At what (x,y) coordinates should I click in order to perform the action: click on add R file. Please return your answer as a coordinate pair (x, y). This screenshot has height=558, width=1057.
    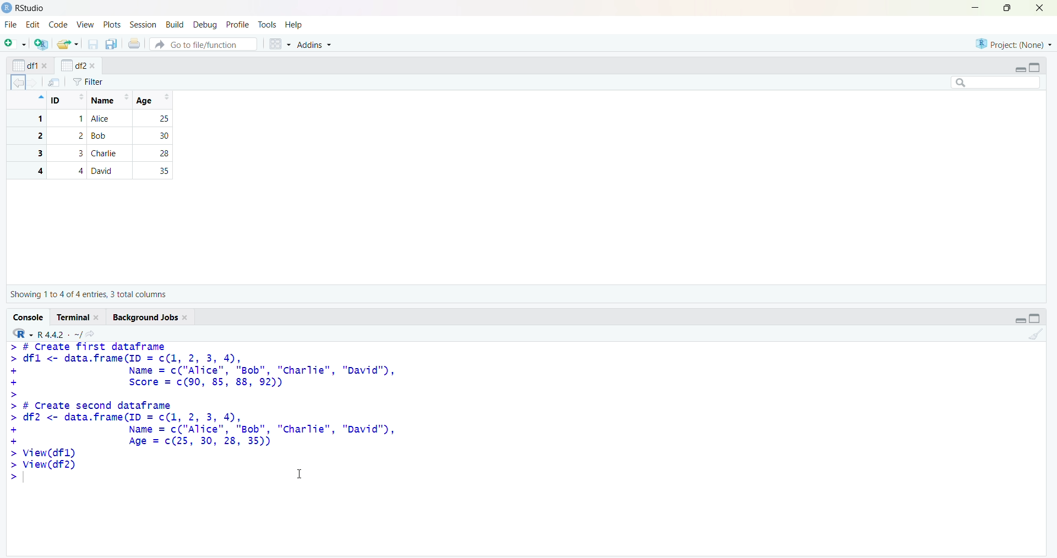
    Looking at the image, I should click on (42, 44).